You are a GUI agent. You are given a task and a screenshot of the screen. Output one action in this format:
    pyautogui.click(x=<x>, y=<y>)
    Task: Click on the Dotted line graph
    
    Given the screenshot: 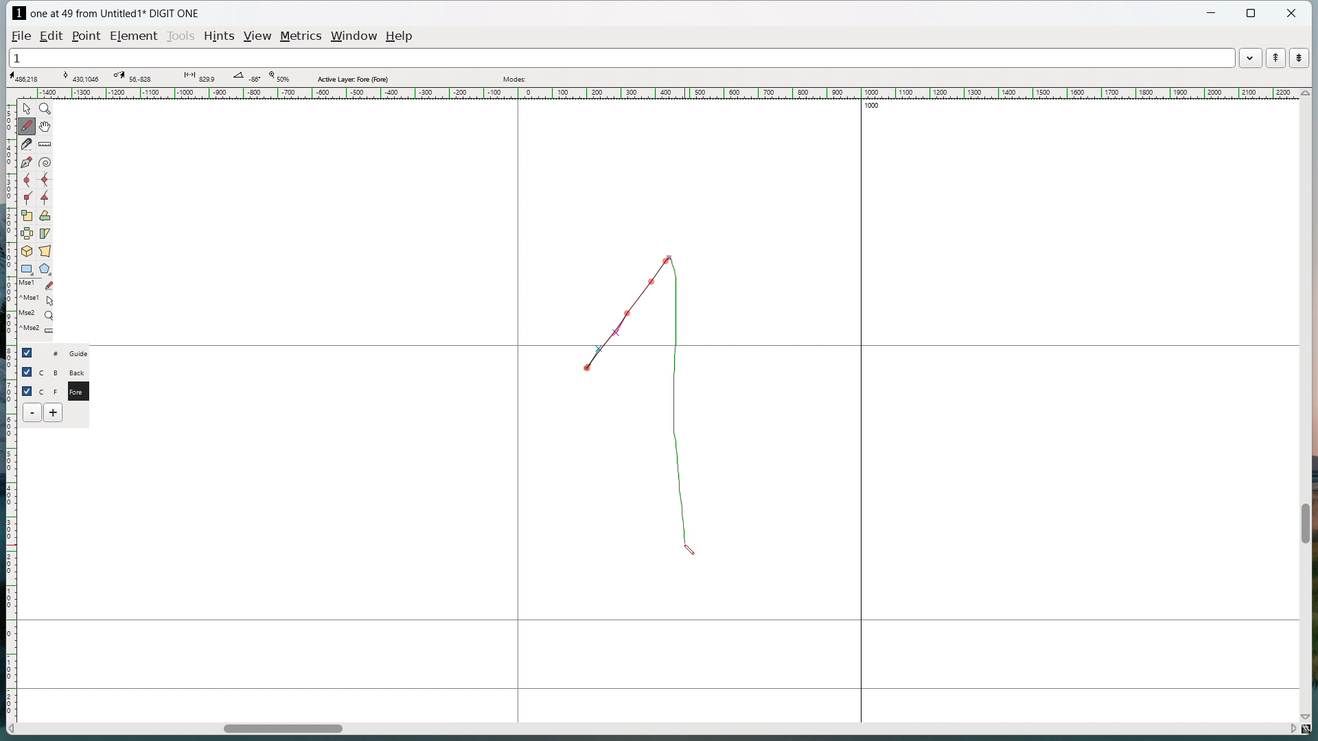 What is the action you would take?
    pyautogui.click(x=647, y=394)
    